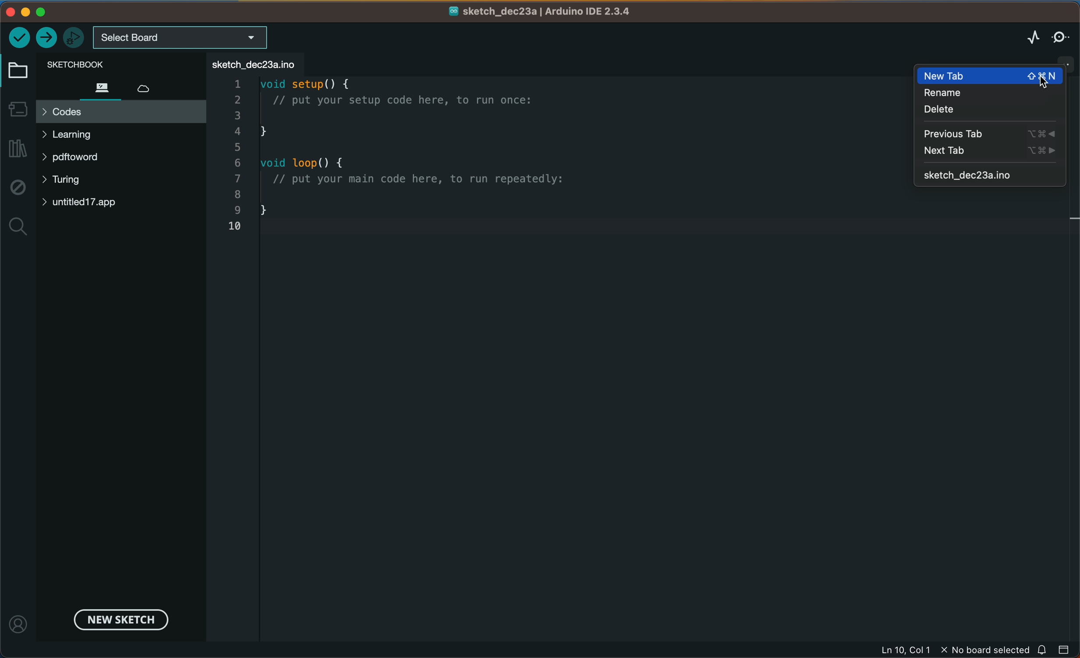 This screenshot has height=658, width=1080. Describe the element at coordinates (19, 149) in the screenshot. I see `library manager` at that location.